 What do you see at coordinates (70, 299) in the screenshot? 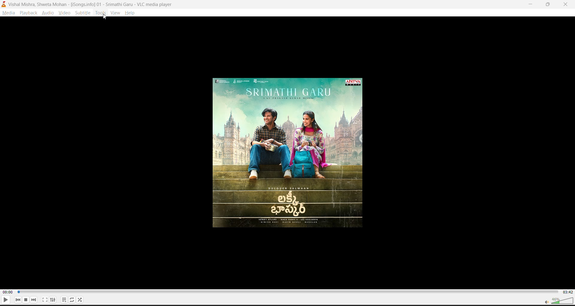
I see `loop` at bounding box center [70, 299].